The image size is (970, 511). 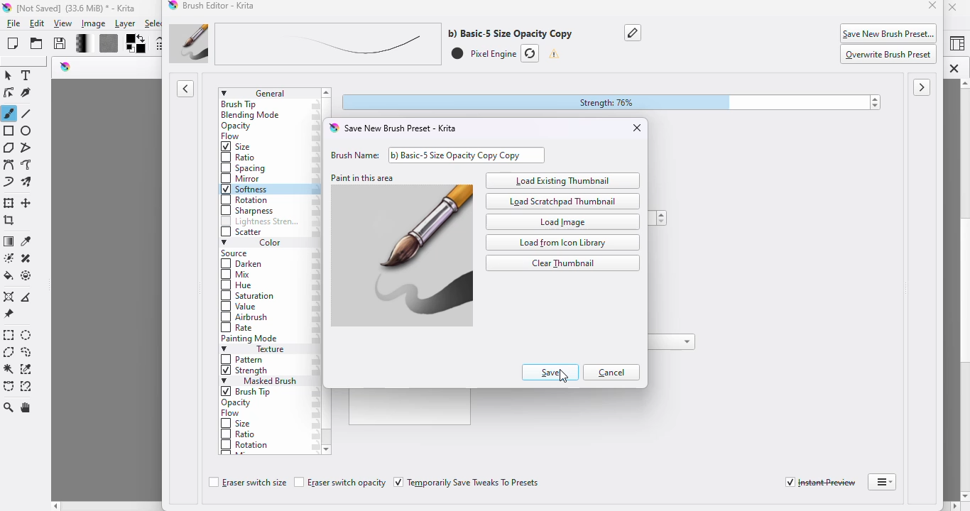 I want to click on source, so click(x=237, y=254).